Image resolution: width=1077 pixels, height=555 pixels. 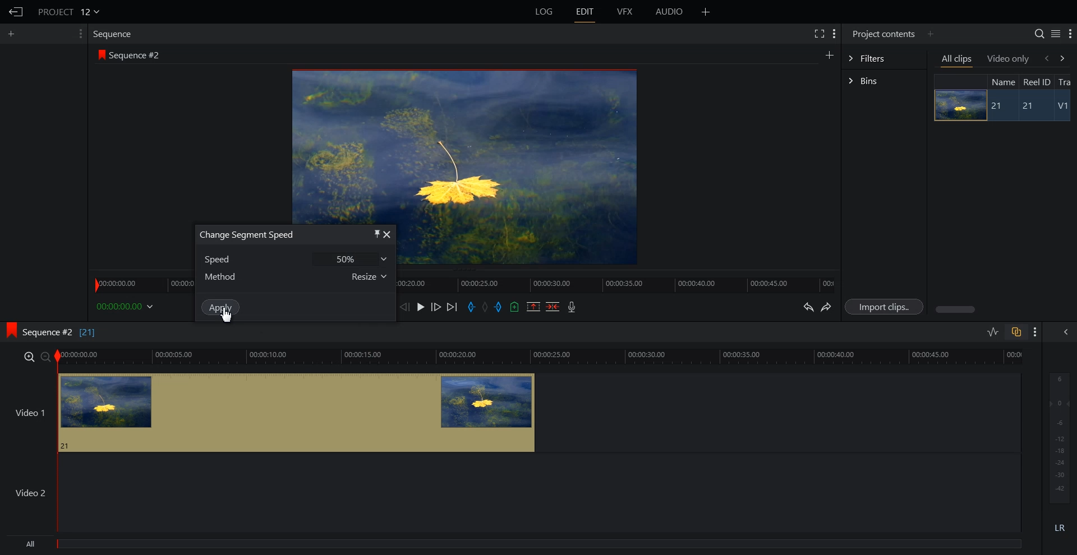 What do you see at coordinates (1065, 58) in the screenshot?
I see `forward` at bounding box center [1065, 58].